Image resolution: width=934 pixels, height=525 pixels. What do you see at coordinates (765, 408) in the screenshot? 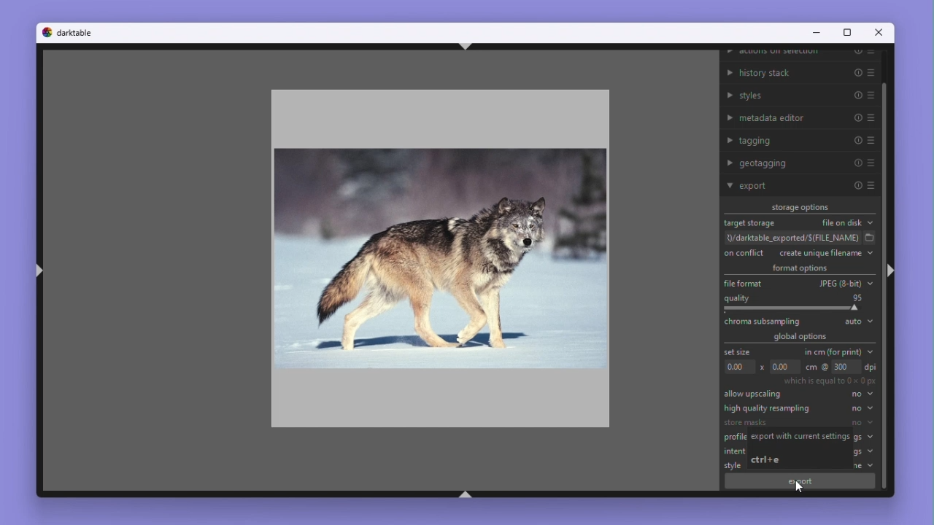
I see `High quality Re sampling` at bounding box center [765, 408].